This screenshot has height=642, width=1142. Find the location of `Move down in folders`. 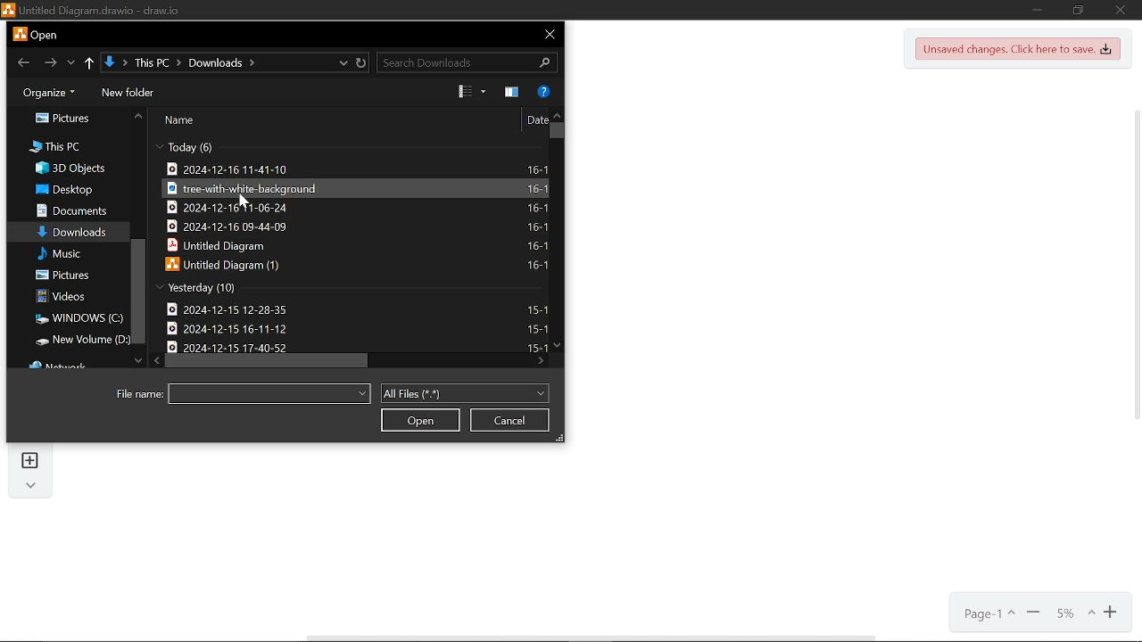

Move down in folders is located at coordinates (137, 362).